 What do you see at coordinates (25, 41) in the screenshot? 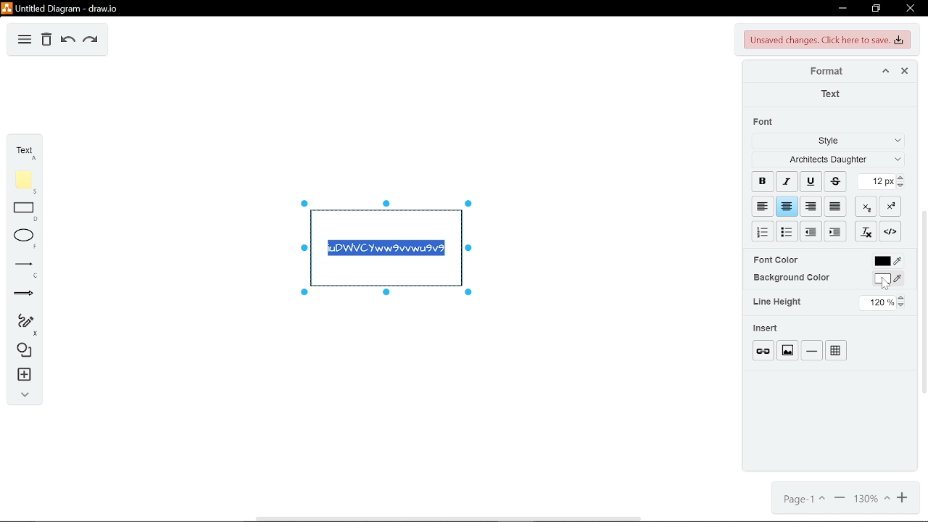
I see `diagram` at bounding box center [25, 41].